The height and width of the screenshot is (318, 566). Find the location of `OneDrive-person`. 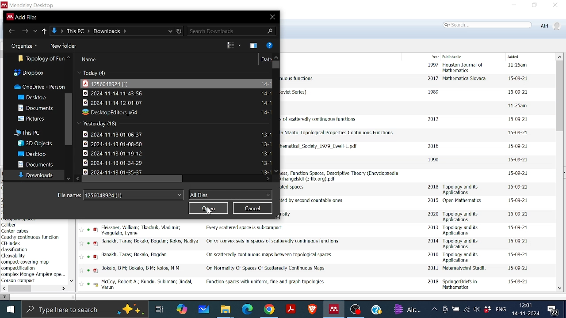

OneDrive-person is located at coordinates (40, 87).